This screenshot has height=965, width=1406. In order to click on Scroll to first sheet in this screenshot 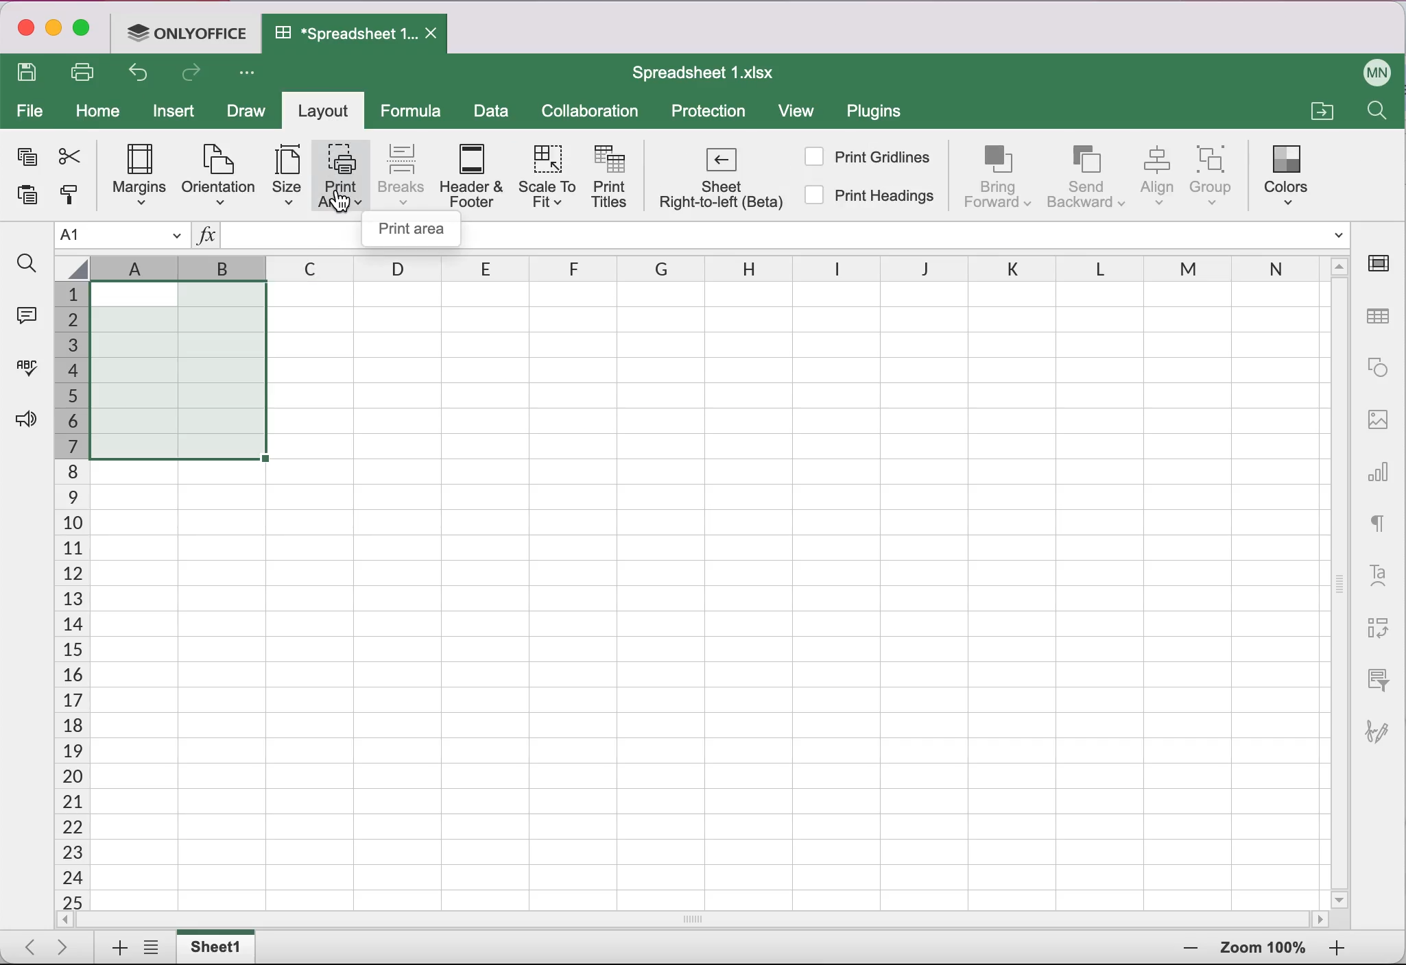, I will do `click(25, 943)`.